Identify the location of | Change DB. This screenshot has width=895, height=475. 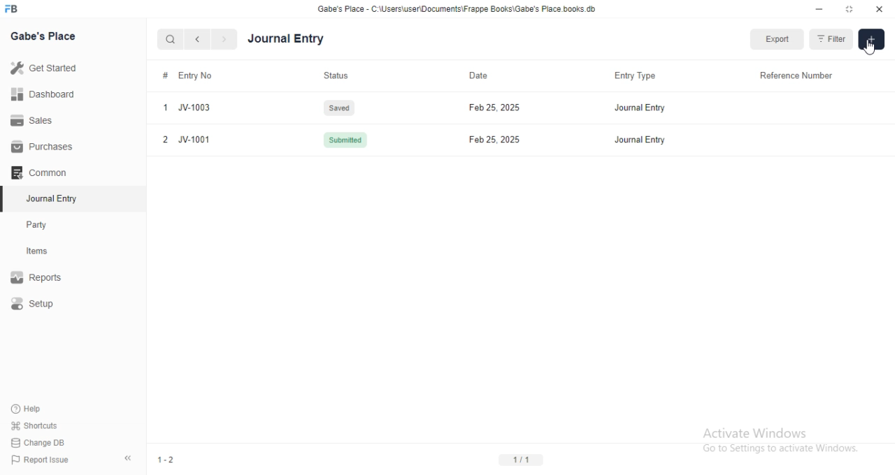
(38, 441).